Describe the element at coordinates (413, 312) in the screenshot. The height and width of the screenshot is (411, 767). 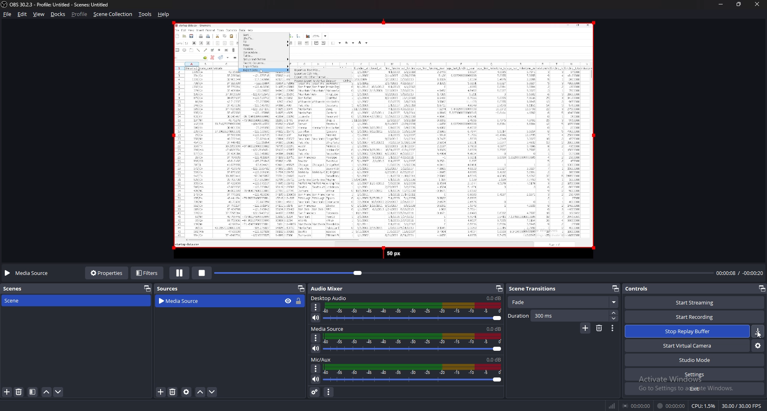
I see `desktop audio adjust` at that location.